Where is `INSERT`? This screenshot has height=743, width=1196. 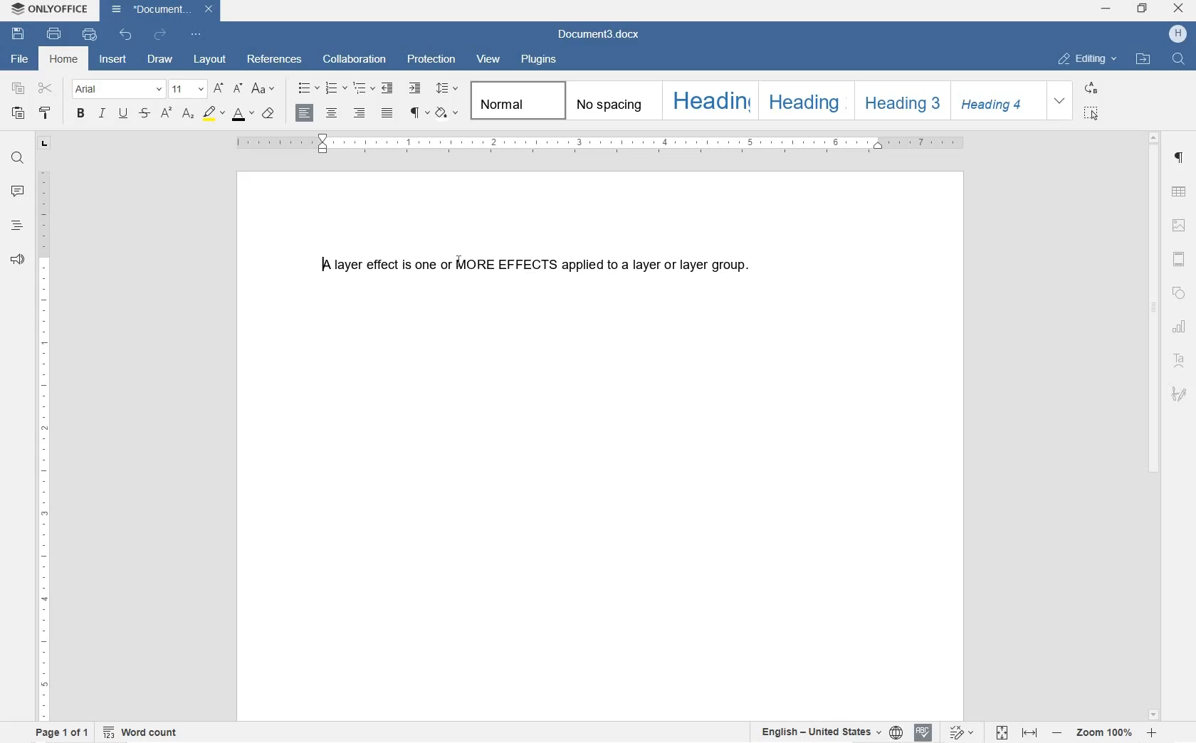
INSERT is located at coordinates (114, 62).